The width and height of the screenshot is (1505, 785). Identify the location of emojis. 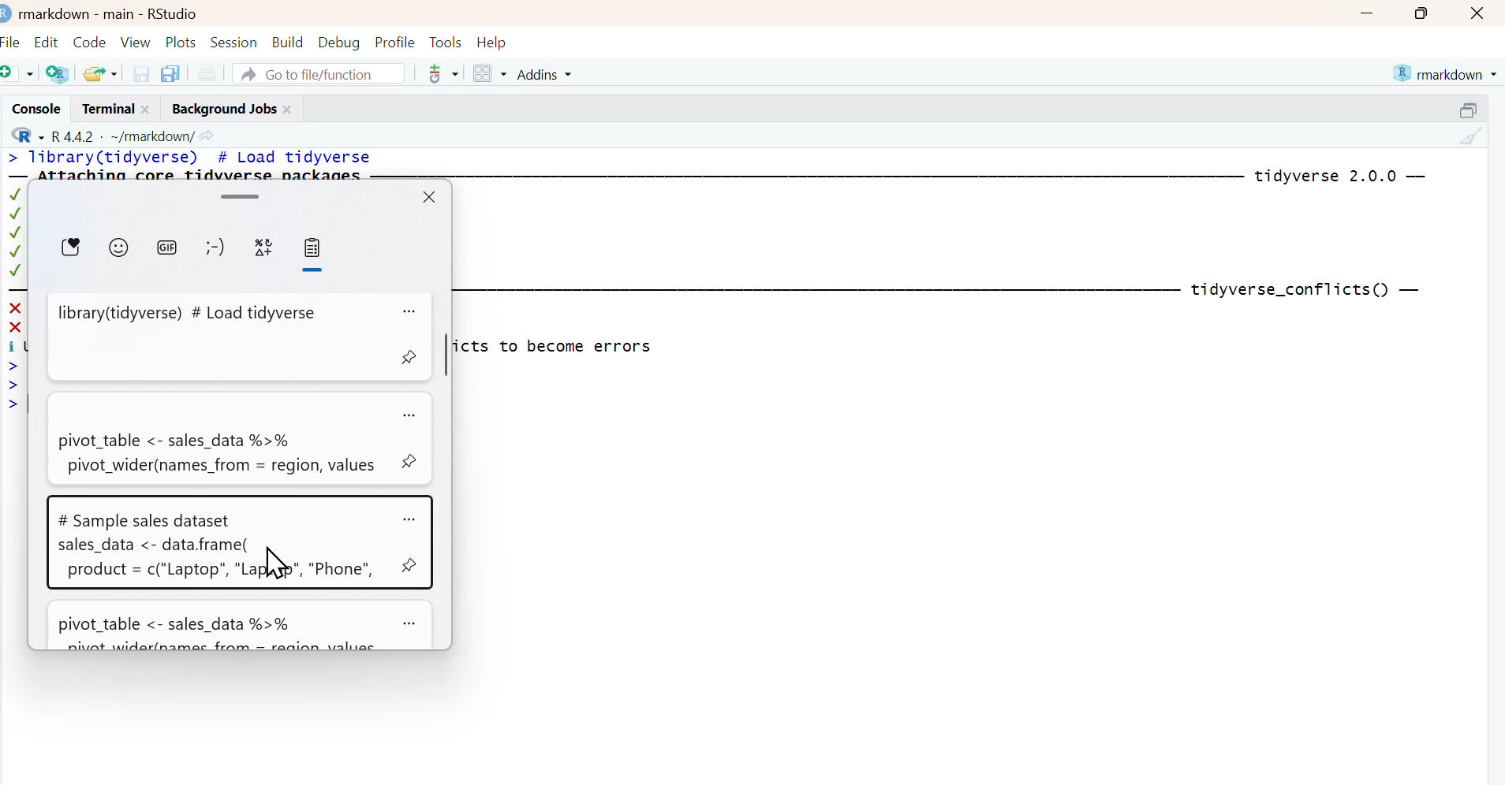
(119, 250).